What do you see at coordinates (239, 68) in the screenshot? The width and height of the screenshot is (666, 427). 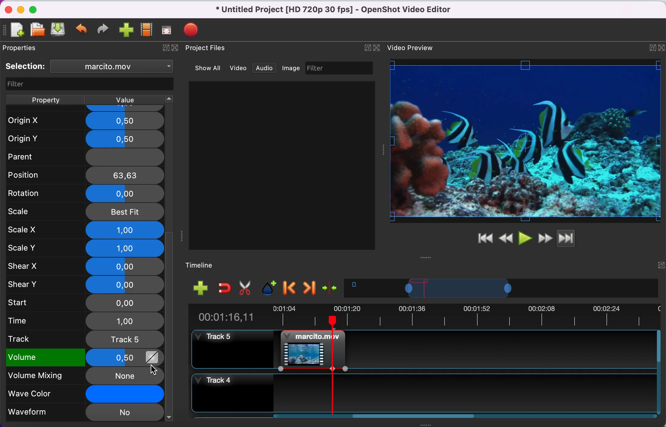 I see `video` at bounding box center [239, 68].